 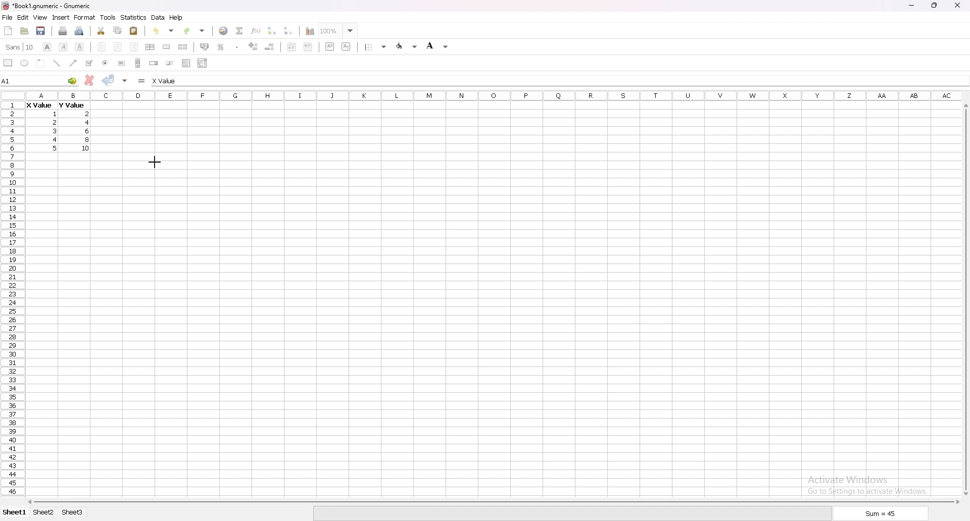 I want to click on copy, so click(x=118, y=30).